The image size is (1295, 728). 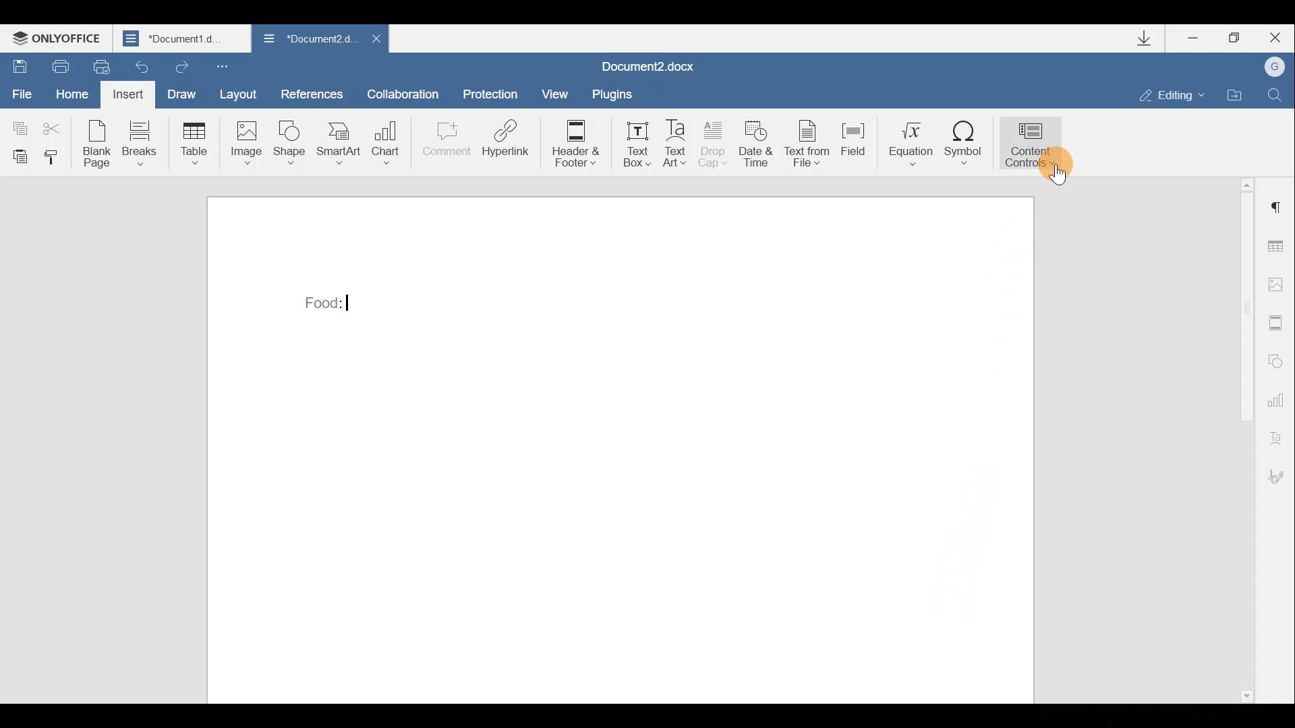 I want to click on Shapes settings, so click(x=1276, y=359).